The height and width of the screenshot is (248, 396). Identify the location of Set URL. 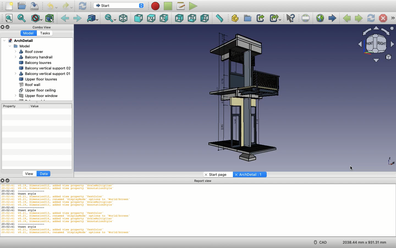
(305, 18).